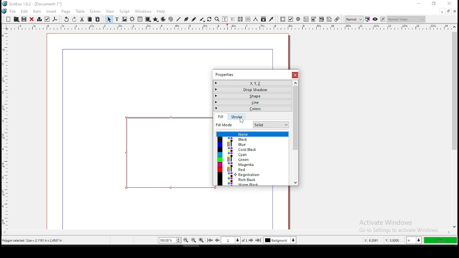 Image resolution: width=459 pixels, height=258 pixels. What do you see at coordinates (249, 19) in the screenshot?
I see `unlink text frames` at bounding box center [249, 19].